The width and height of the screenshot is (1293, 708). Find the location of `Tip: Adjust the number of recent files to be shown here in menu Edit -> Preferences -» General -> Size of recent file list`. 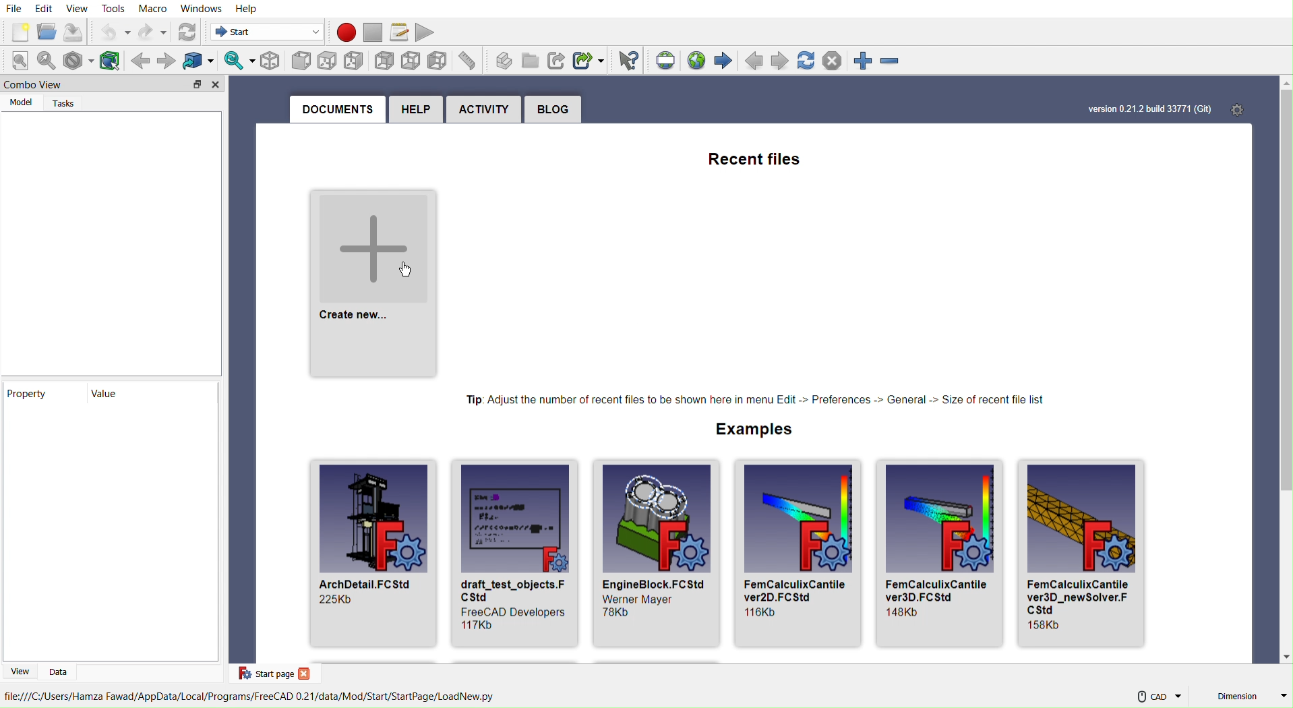

Tip: Adjust the number of recent files to be shown here in menu Edit -> Preferences -» General -> Size of recent file list is located at coordinates (754, 398).